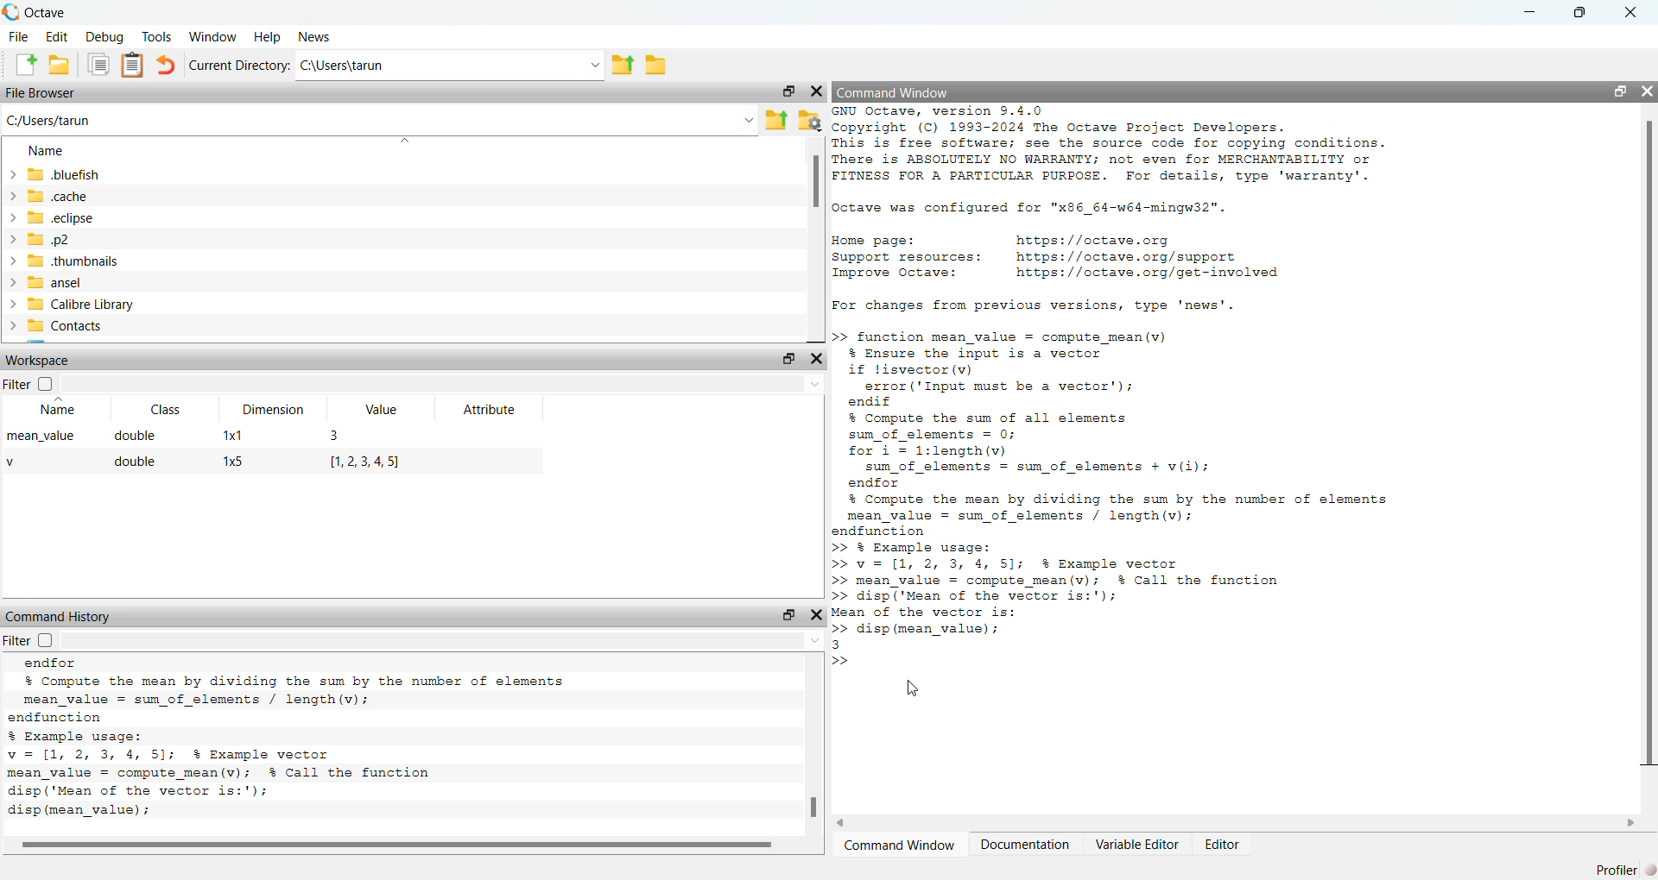  I want to click on expand/collapse, so click(12, 249).